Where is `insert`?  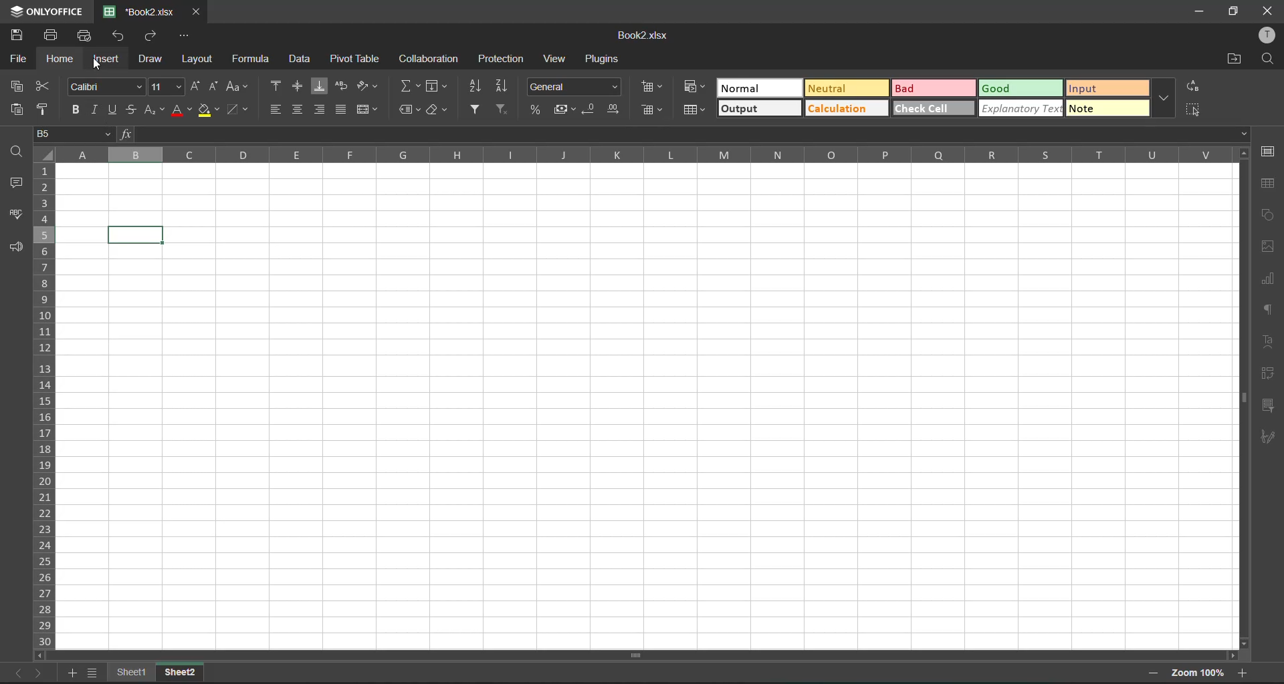
insert is located at coordinates (111, 57).